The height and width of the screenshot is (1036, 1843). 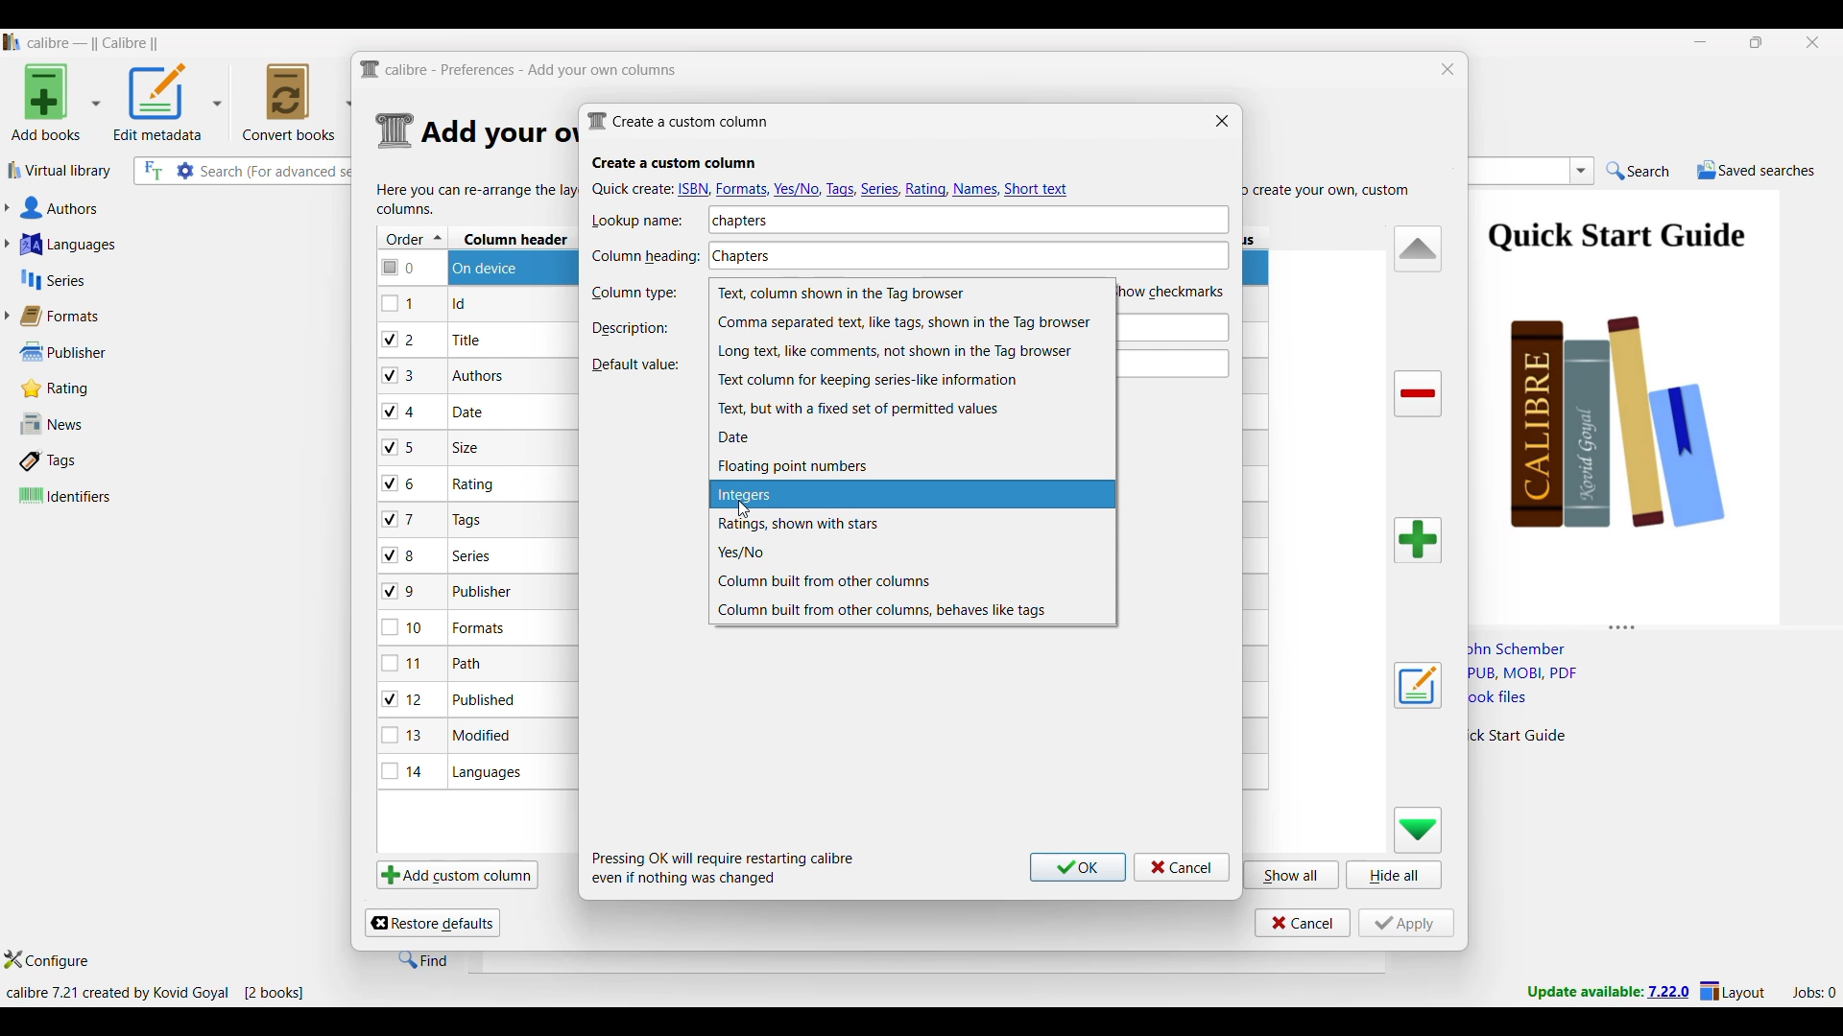 What do you see at coordinates (1448, 69) in the screenshot?
I see `Close window` at bounding box center [1448, 69].